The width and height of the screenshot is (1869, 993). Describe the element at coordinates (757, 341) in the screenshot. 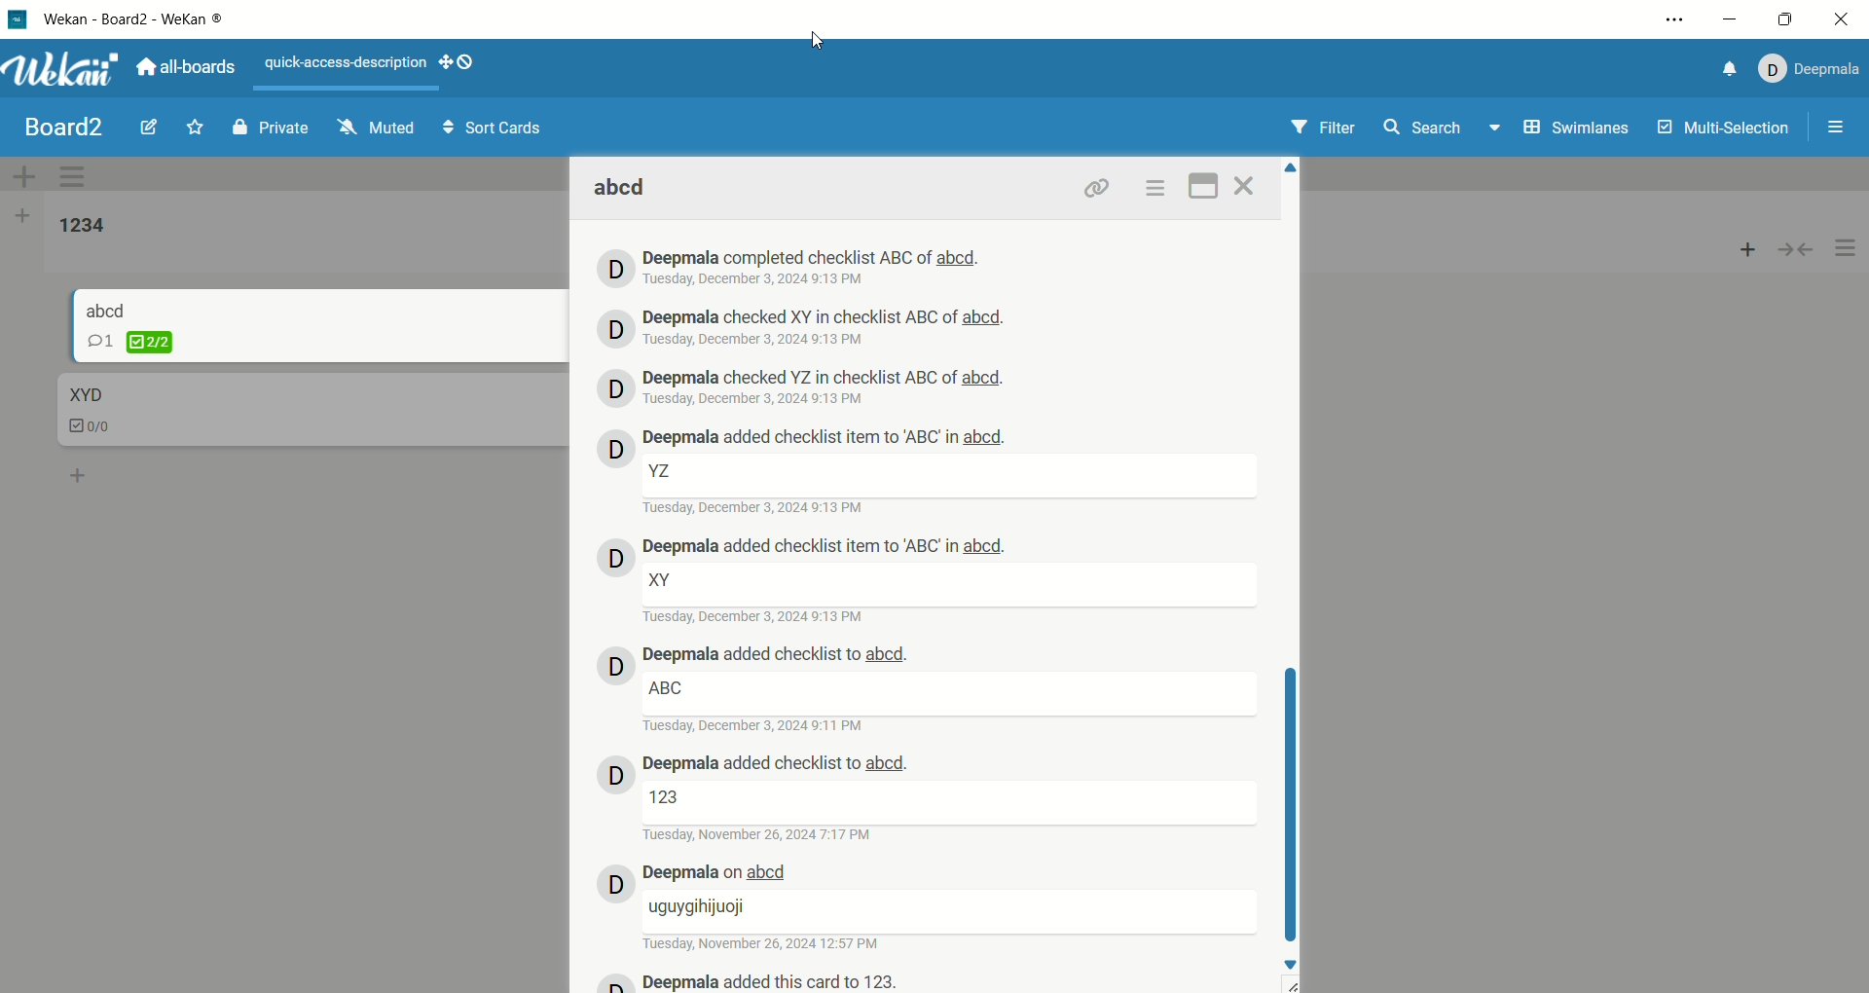

I see `date and time` at that location.